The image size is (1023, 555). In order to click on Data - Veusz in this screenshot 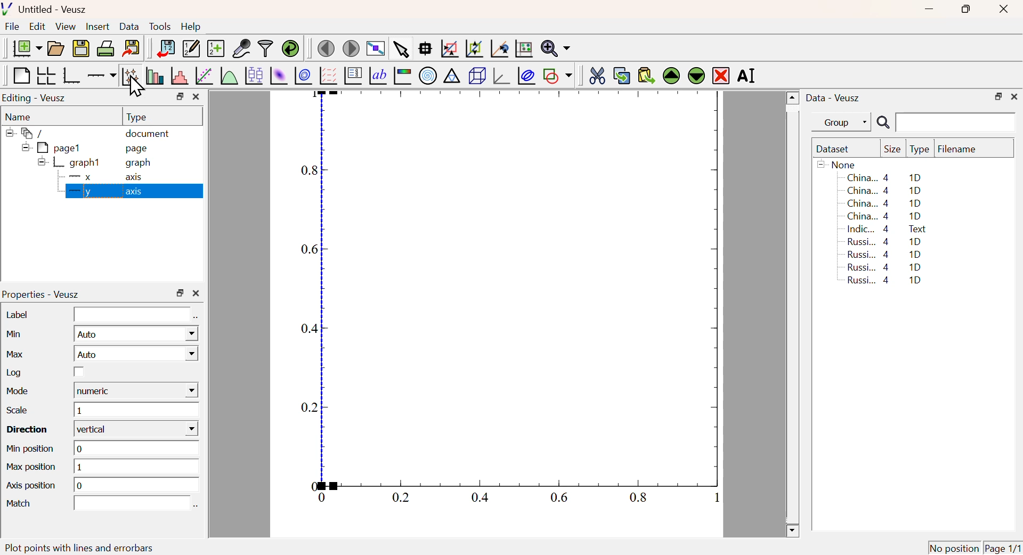, I will do `click(835, 99)`.